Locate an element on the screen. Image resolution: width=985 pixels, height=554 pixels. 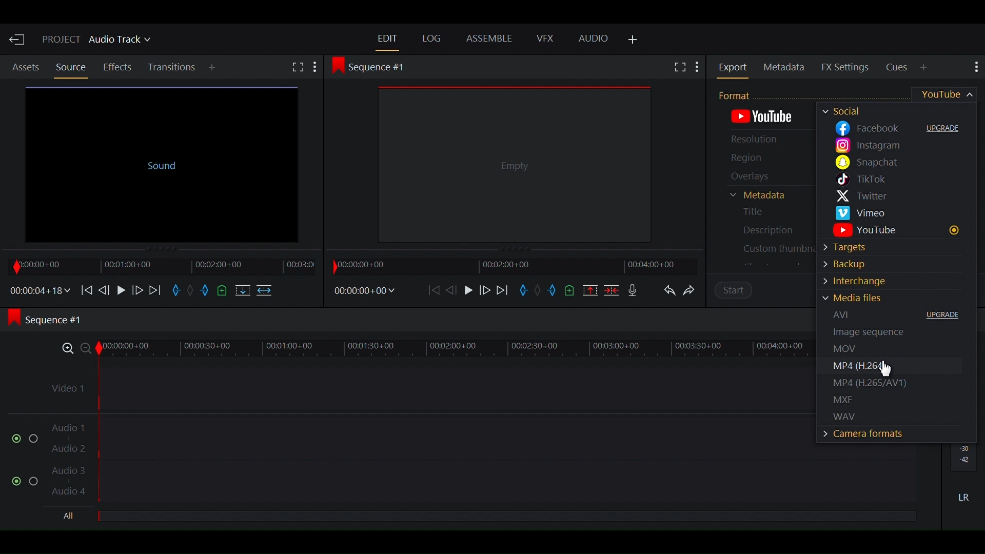
Upgrade is located at coordinates (943, 317).